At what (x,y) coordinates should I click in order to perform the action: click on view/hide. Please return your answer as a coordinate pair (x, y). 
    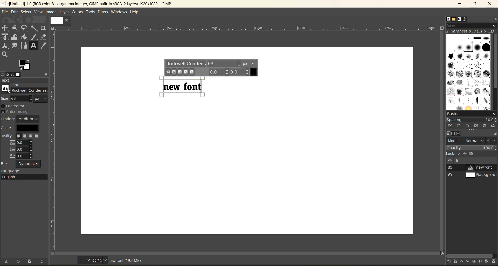
    Looking at the image, I should click on (448, 171).